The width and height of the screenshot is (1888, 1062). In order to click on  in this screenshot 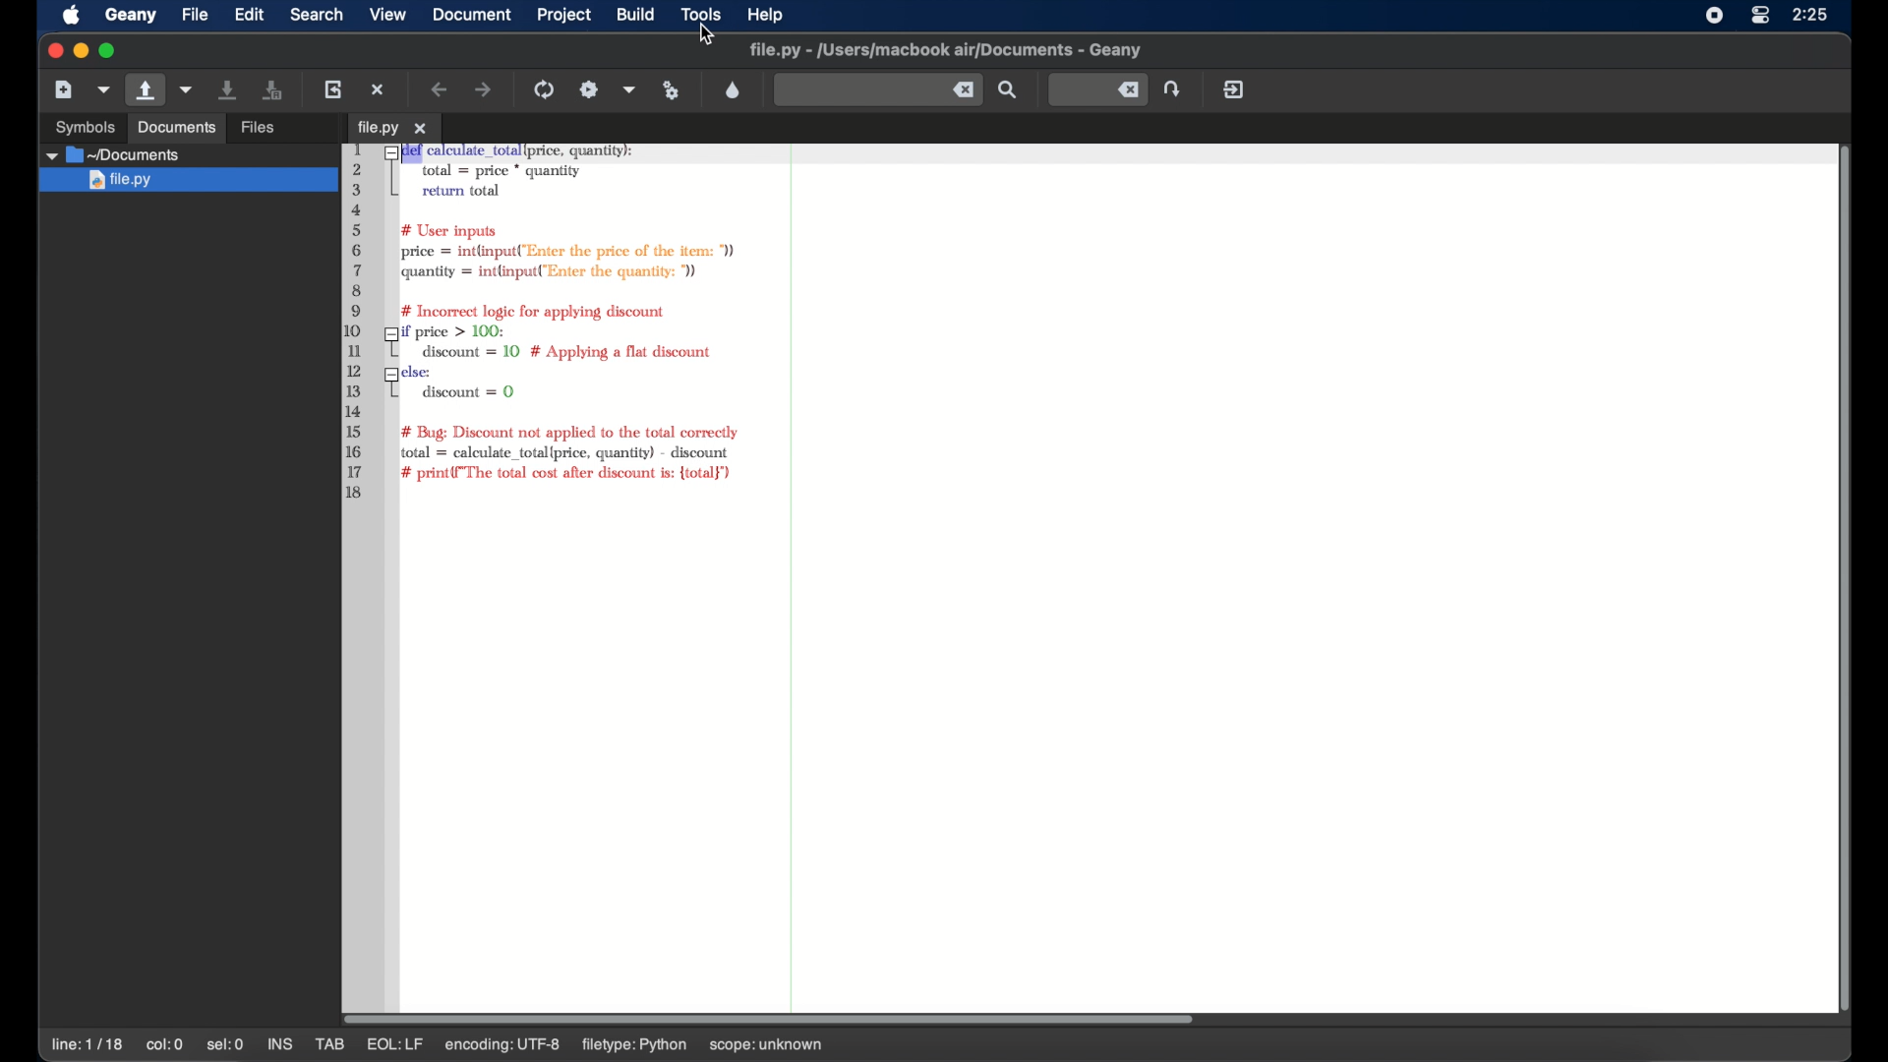, I will do `click(77, 125)`.